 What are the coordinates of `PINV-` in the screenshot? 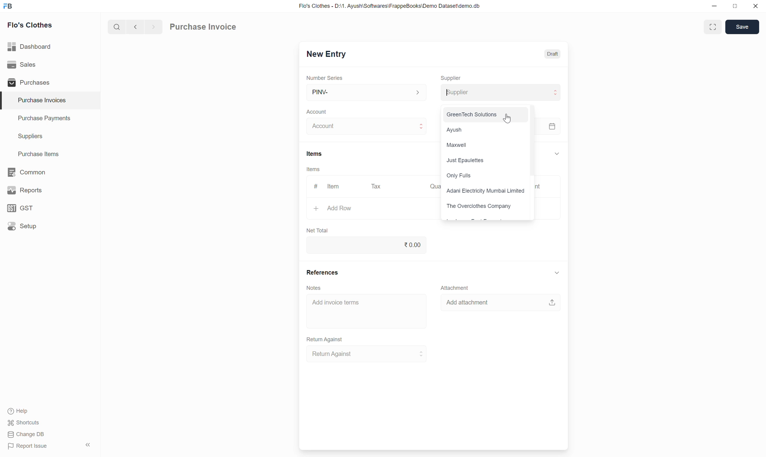 It's located at (367, 92).